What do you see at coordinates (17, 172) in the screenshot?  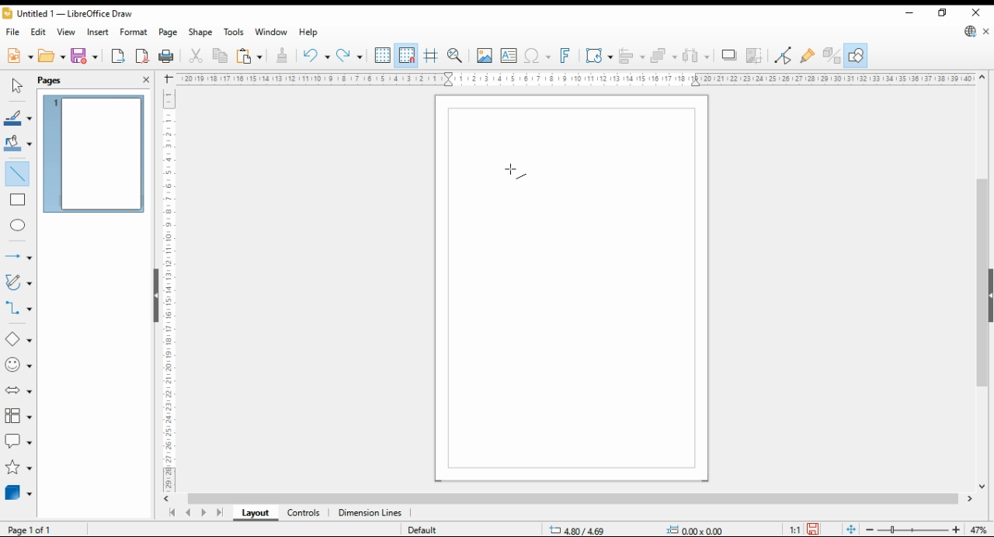 I see `insert line` at bounding box center [17, 172].